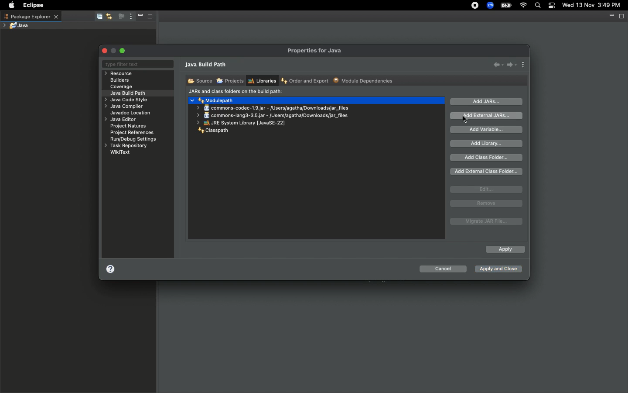  What do you see at coordinates (488, 130) in the screenshot?
I see `Add variable` at bounding box center [488, 130].